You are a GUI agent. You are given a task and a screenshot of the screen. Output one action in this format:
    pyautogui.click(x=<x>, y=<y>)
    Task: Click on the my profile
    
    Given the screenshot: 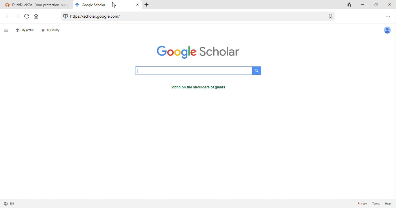 What is the action you would take?
    pyautogui.click(x=25, y=30)
    